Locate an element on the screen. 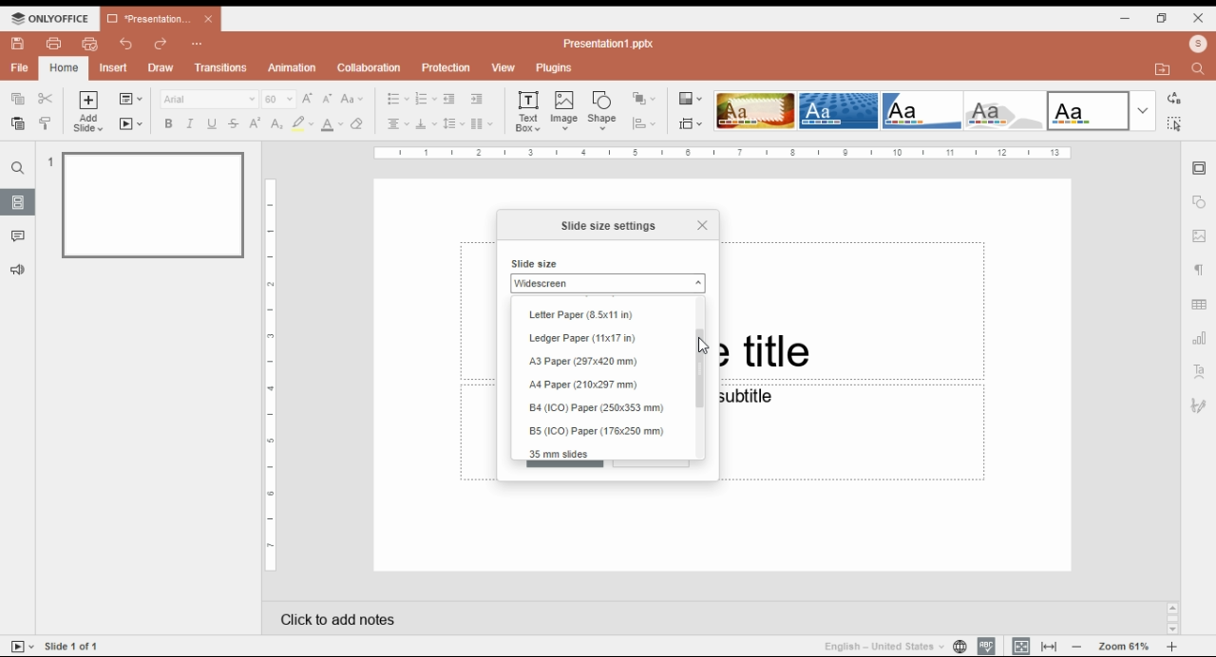  decrement font size is located at coordinates (328, 98).